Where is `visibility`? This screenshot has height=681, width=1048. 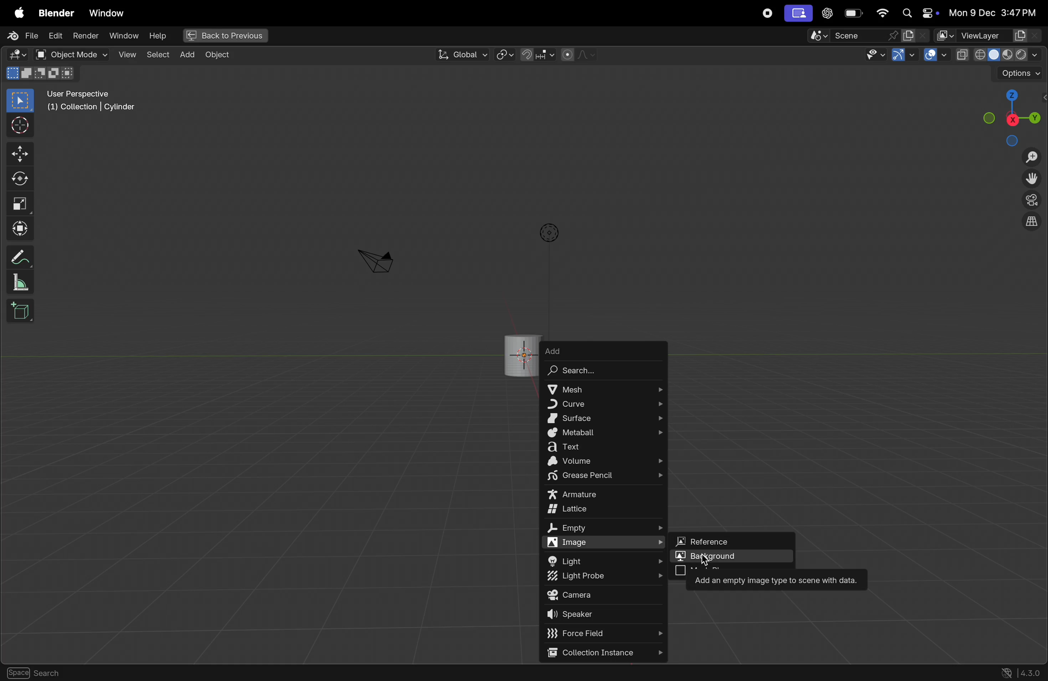
visibility is located at coordinates (875, 55).